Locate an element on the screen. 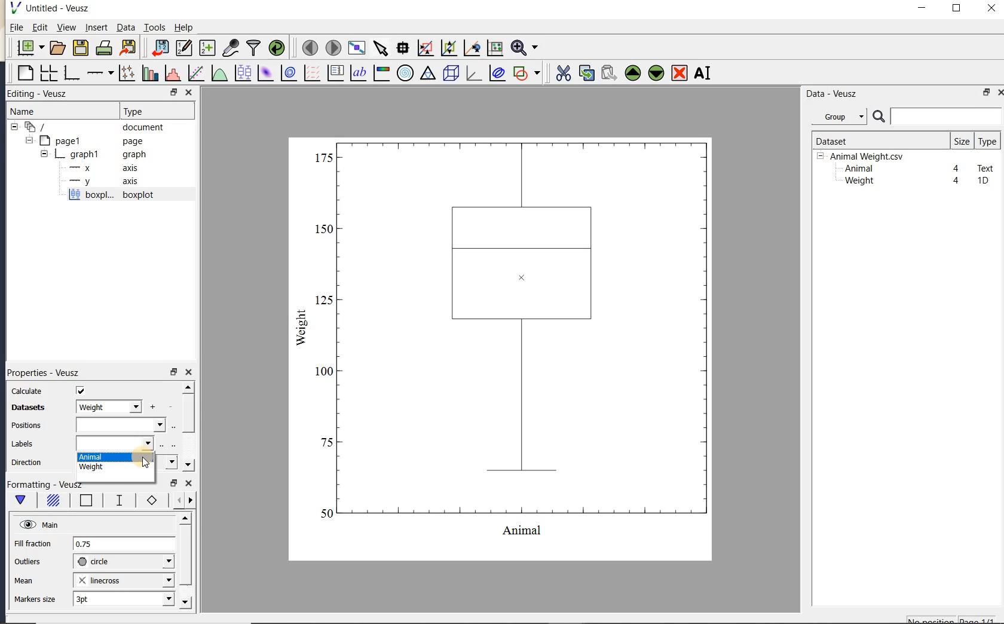  click to reset graph axes is located at coordinates (495, 48).